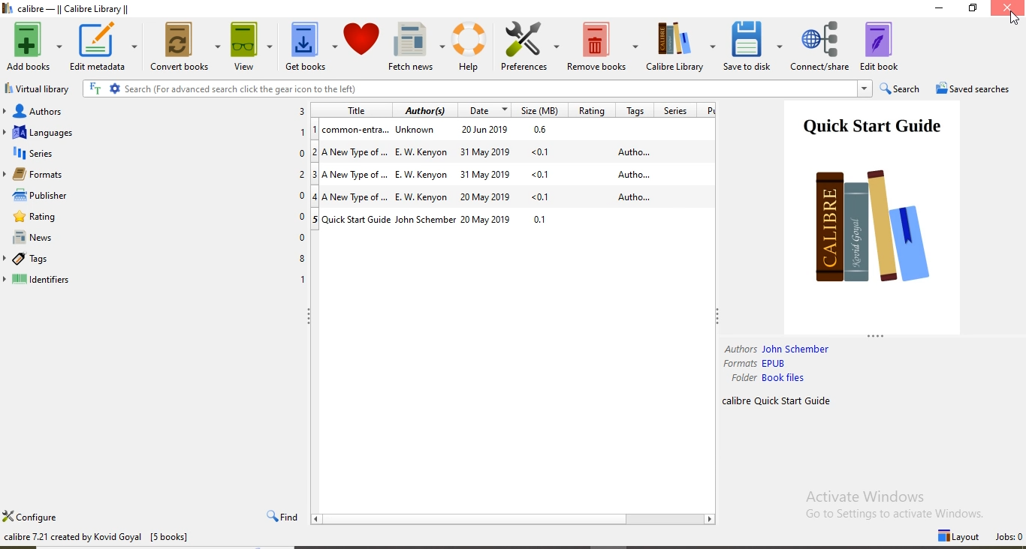  I want to click on Donate to s...., so click(362, 47).